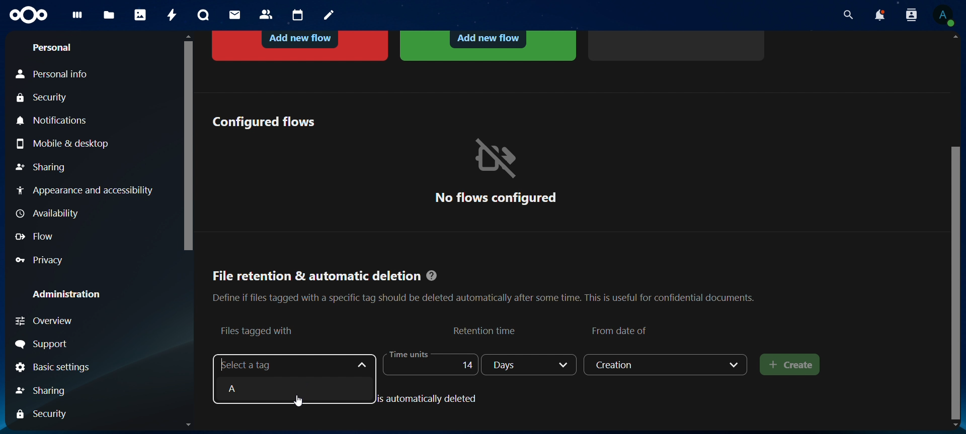  Describe the element at coordinates (78, 18) in the screenshot. I see `dashboard` at that location.